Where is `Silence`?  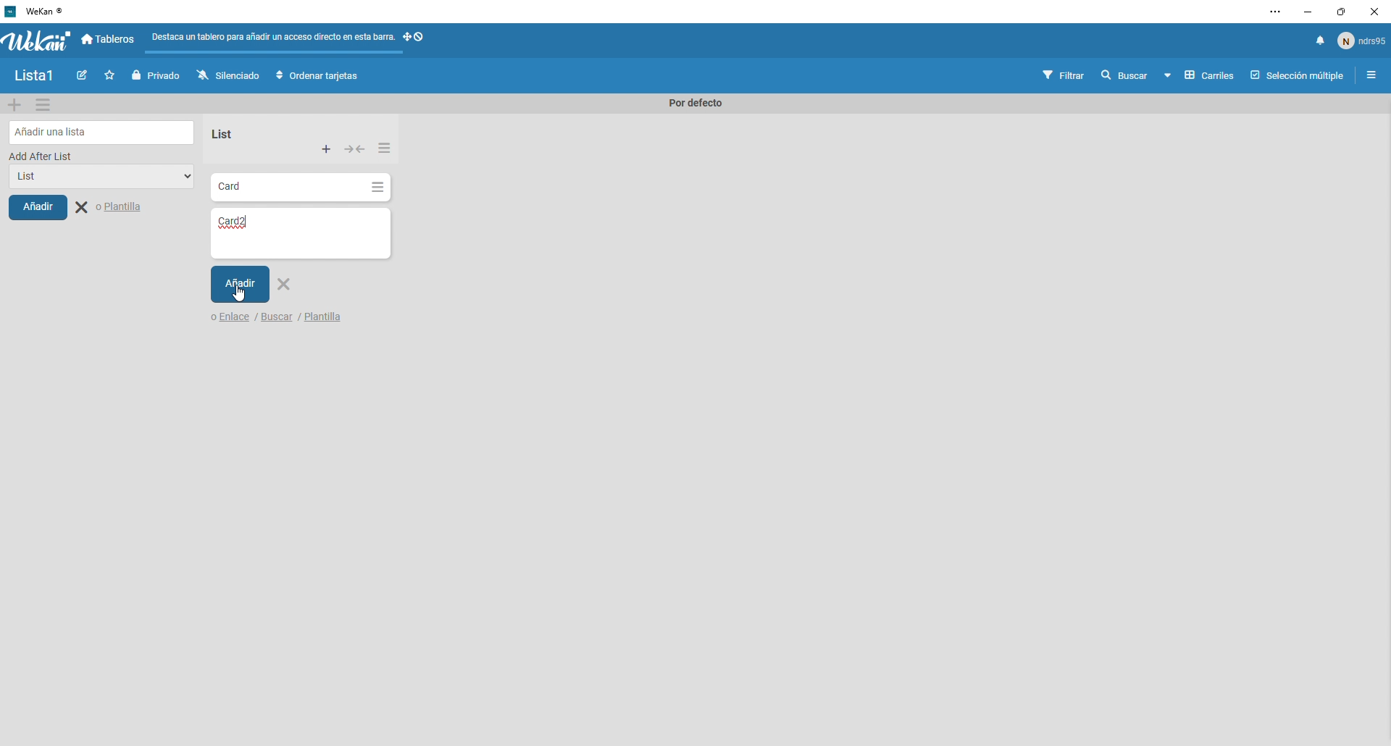
Silence is located at coordinates (227, 77).